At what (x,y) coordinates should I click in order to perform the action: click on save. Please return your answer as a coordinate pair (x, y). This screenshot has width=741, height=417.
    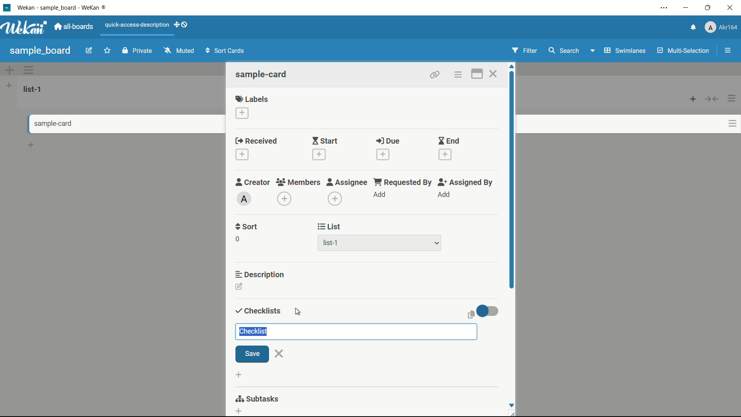
    Looking at the image, I should click on (252, 354).